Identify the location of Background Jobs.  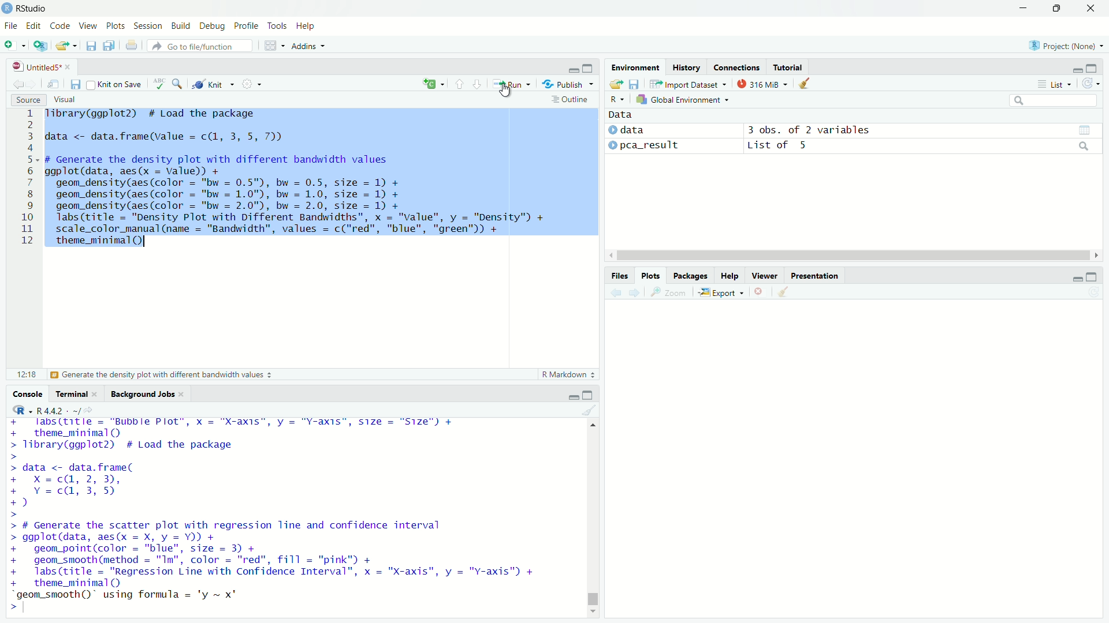
(142, 395).